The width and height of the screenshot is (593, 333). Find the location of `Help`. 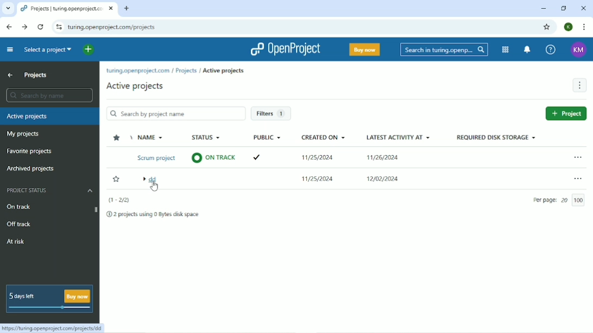

Help is located at coordinates (550, 50).